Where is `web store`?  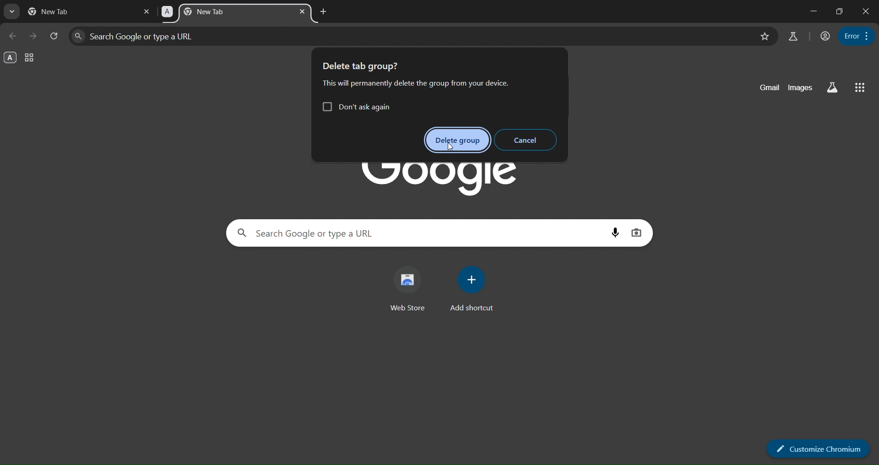
web store is located at coordinates (411, 290).